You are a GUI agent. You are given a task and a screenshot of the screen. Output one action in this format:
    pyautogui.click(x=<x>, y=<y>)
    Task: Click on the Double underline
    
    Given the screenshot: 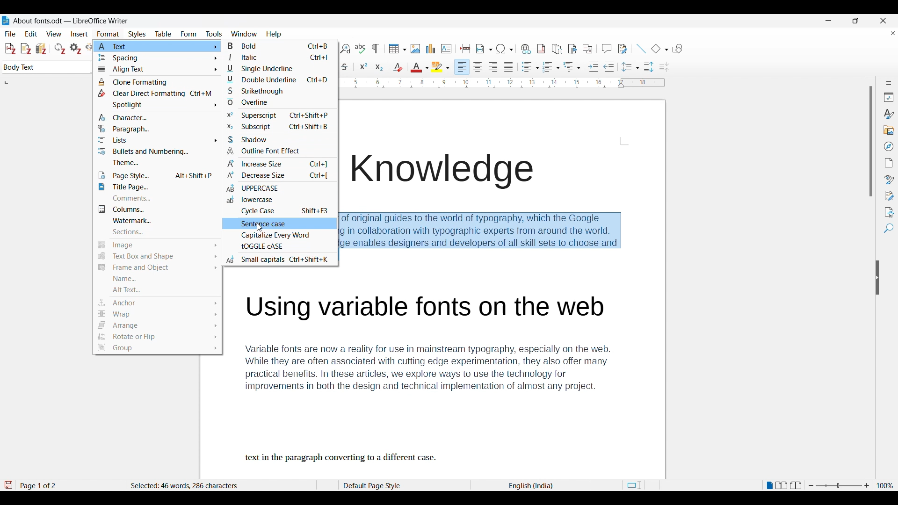 What is the action you would take?
    pyautogui.click(x=278, y=80)
    